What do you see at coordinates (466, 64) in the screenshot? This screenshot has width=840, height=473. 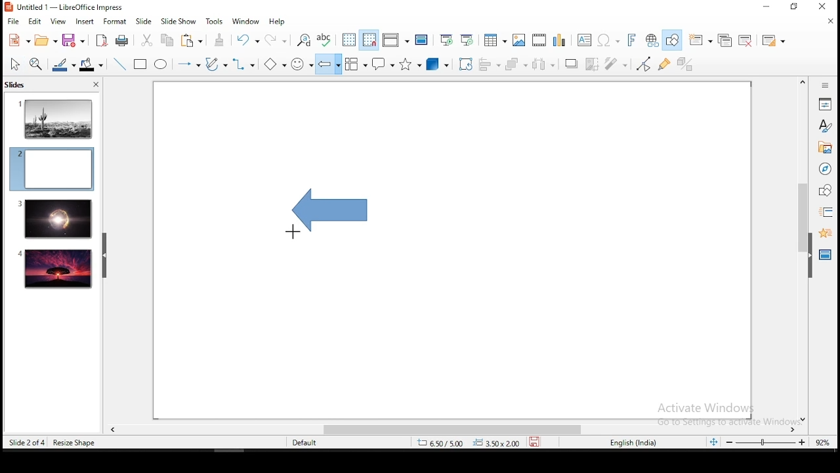 I see `crop tool` at bounding box center [466, 64].